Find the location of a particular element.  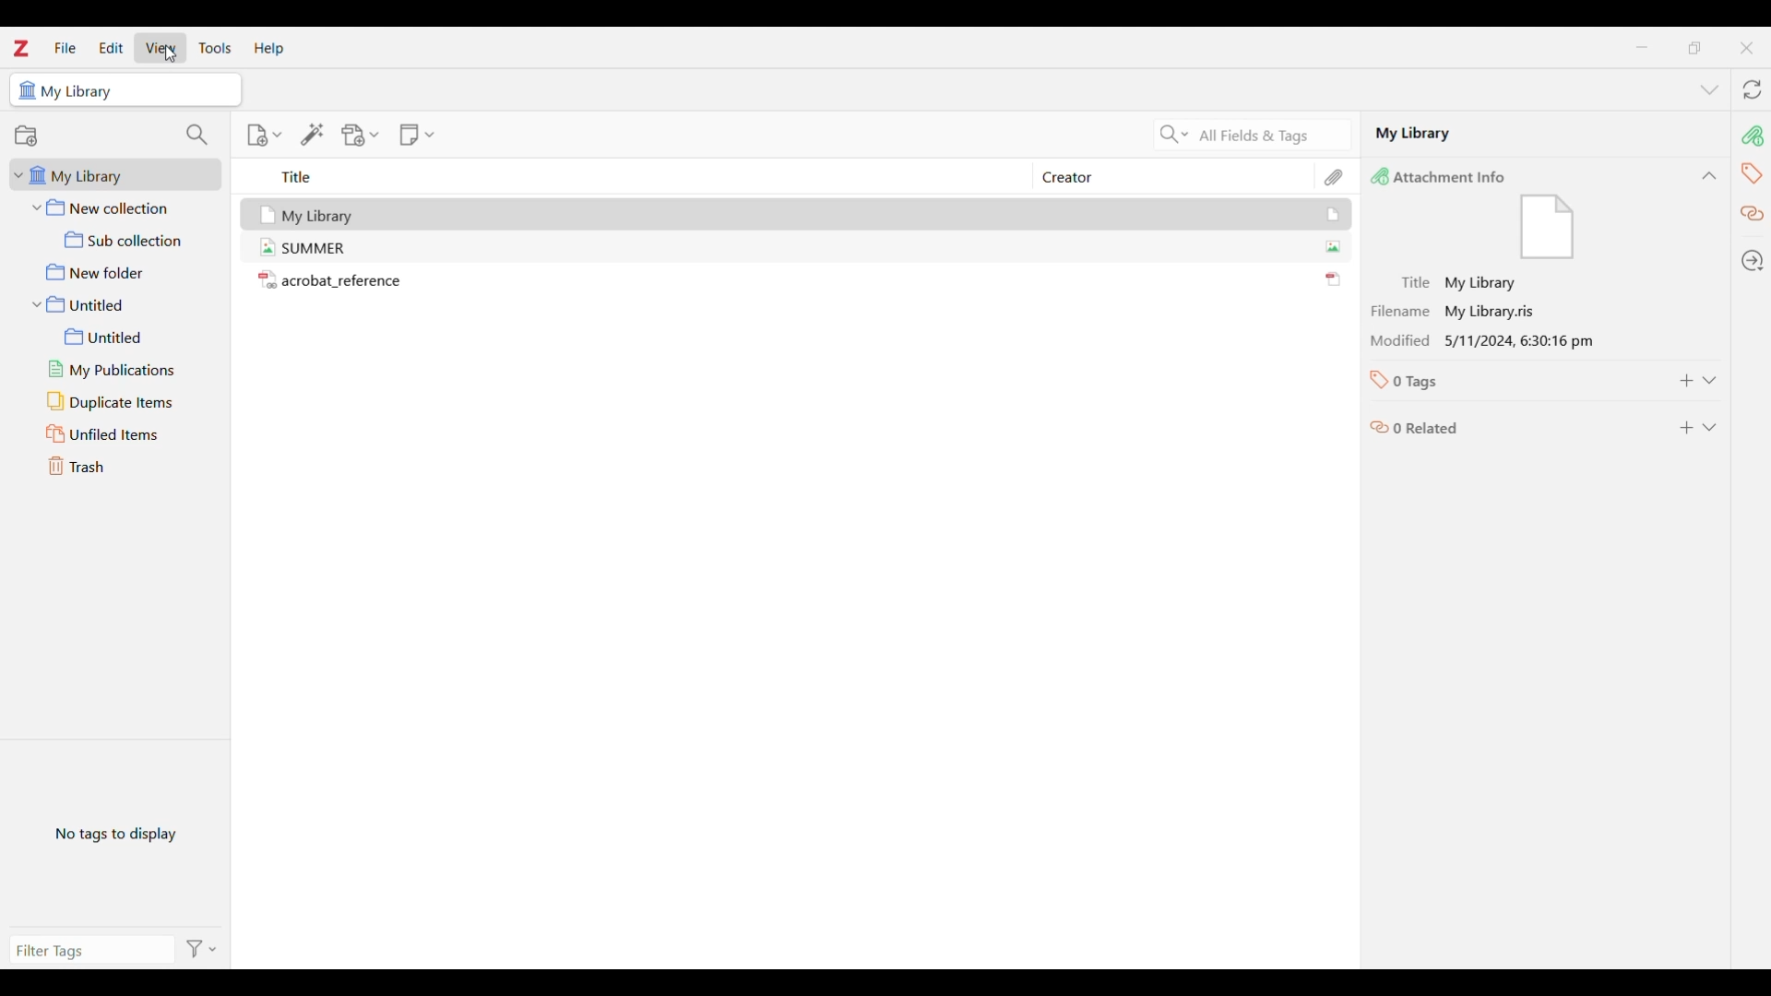

Expand tags is located at coordinates (1708, 380).